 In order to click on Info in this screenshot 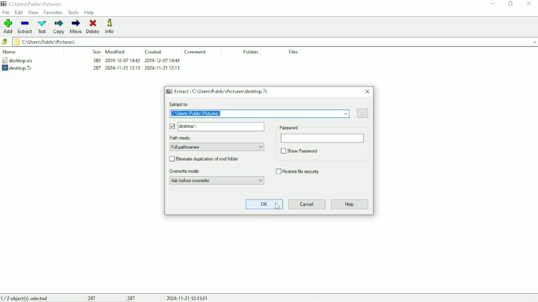, I will do `click(111, 26)`.